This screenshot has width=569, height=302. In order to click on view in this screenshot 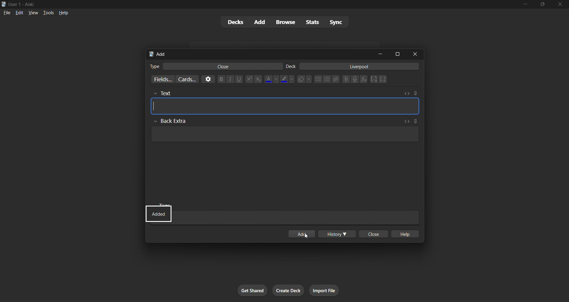, I will do `click(33, 13)`.